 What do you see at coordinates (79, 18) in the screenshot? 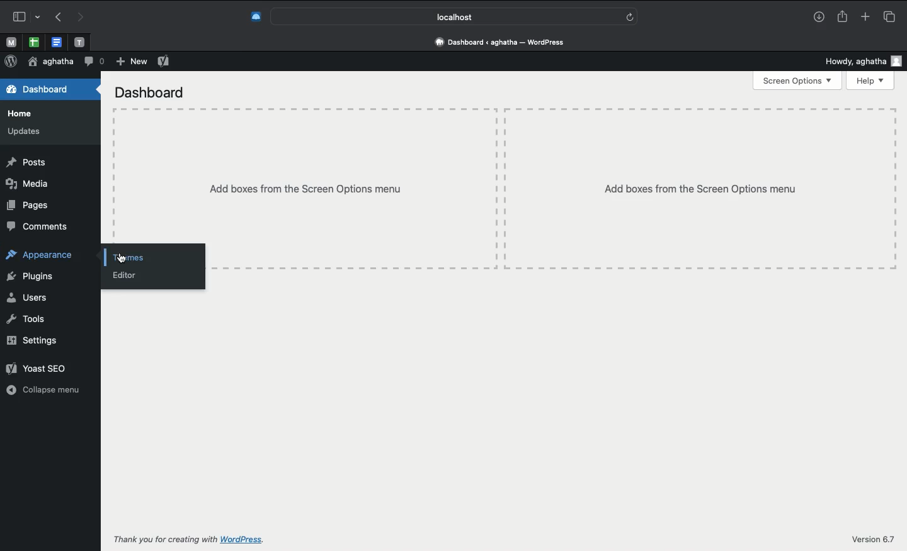
I see `Redo` at bounding box center [79, 18].